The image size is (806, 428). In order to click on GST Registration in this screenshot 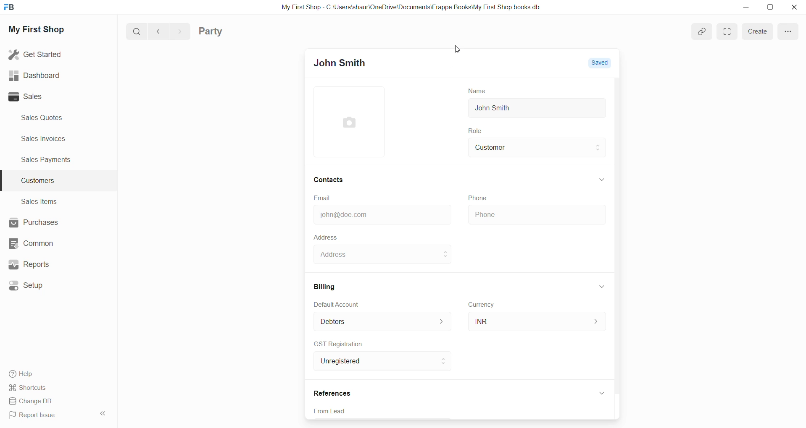, I will do `click(339, 344)`.